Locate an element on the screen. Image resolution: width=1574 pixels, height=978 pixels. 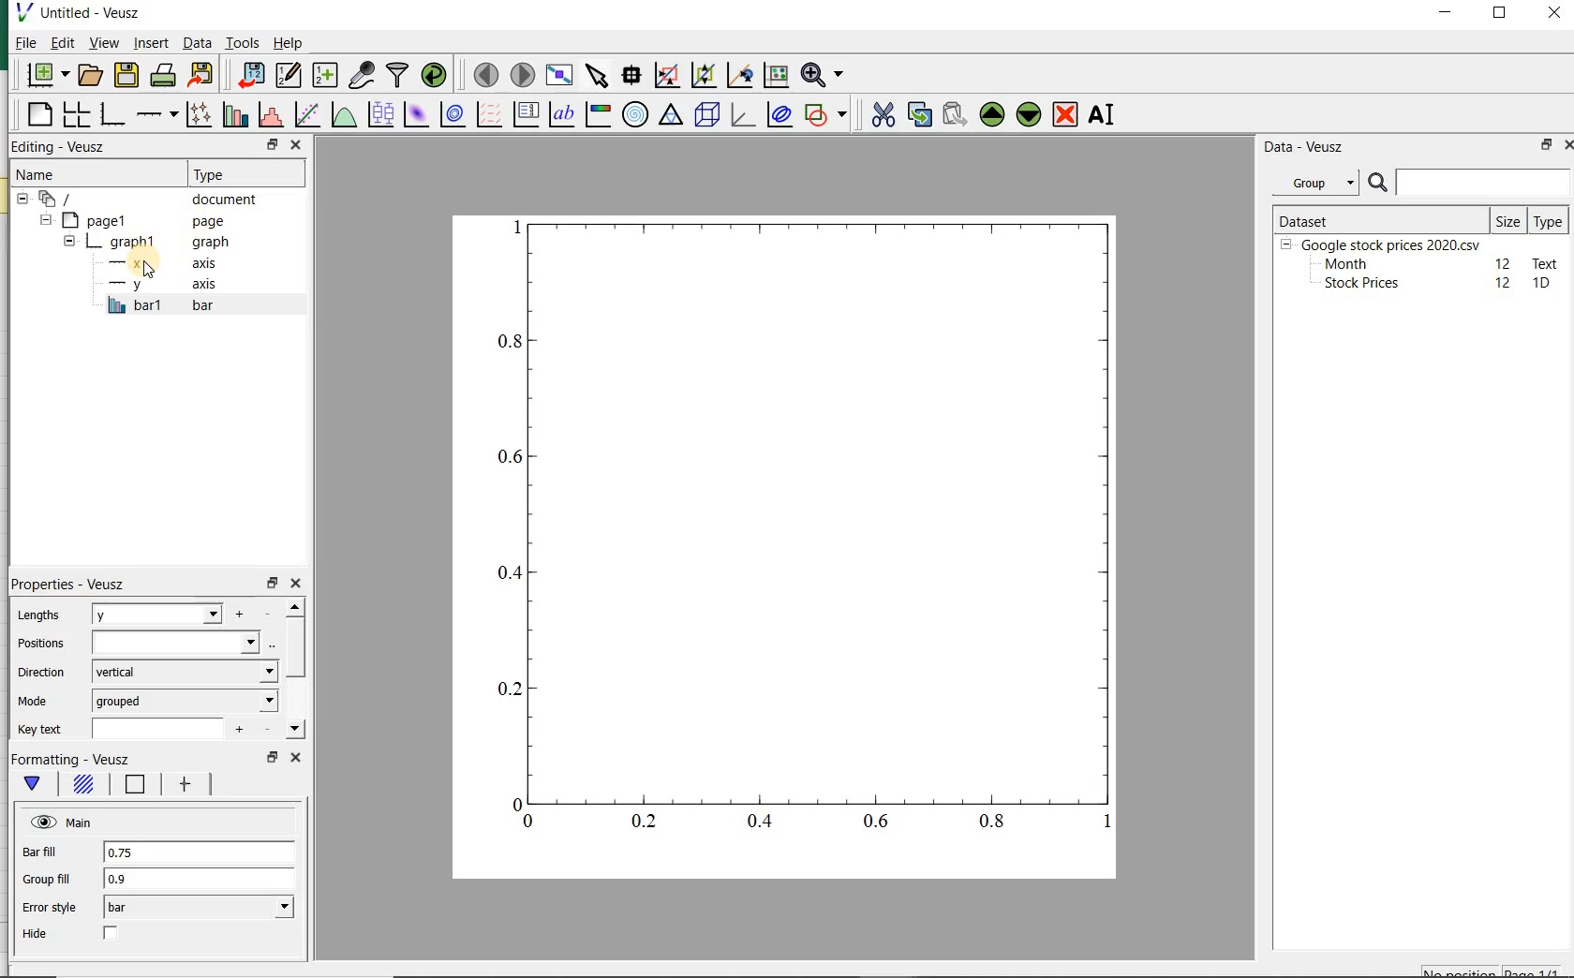
grouped is located at coordinates (185, 702).